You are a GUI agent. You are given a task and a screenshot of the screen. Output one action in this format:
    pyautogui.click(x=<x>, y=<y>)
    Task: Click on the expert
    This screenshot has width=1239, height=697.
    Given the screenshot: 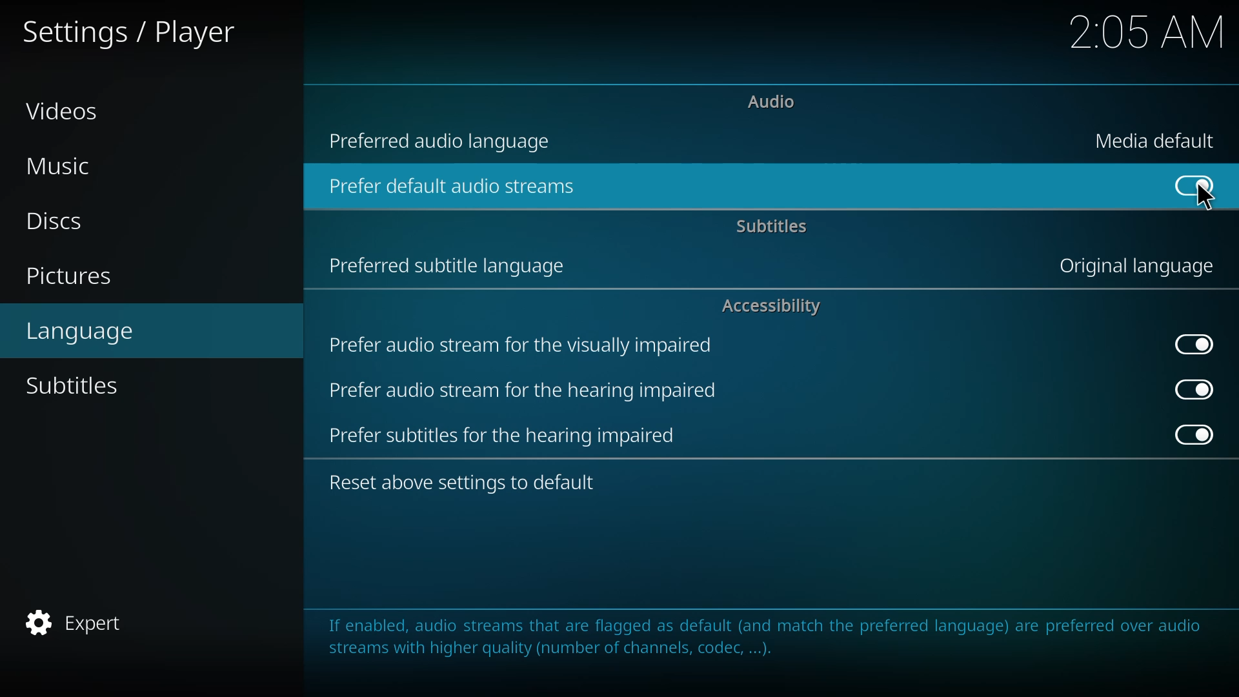 What is the action you would take?
    pyautogui.click(x=74, y=623)
    